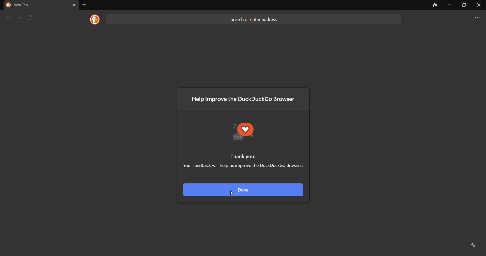 Image resolution: width=486 pixels, height=256 pixels. Describe the element at coordinates (255, 18) in the screenshot. I see `Search or enter address` at that location.